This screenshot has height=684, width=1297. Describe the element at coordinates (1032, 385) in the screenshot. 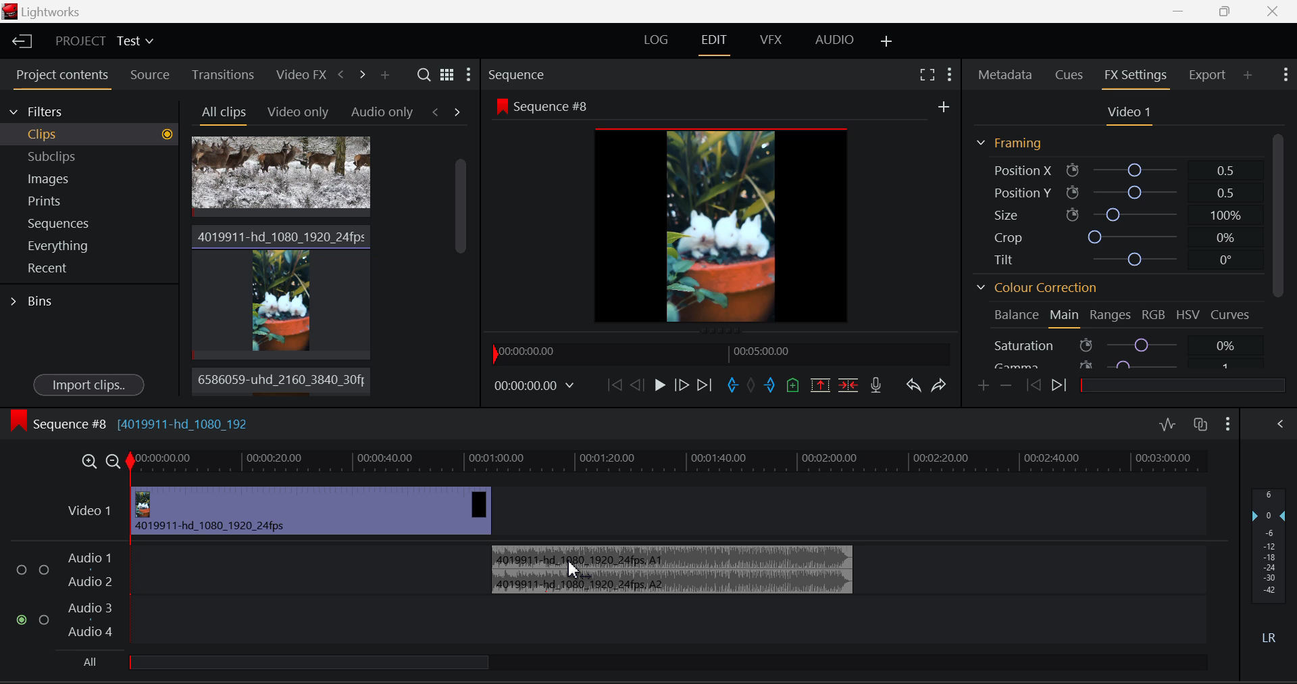

I see `Previous keyframe` at that location.